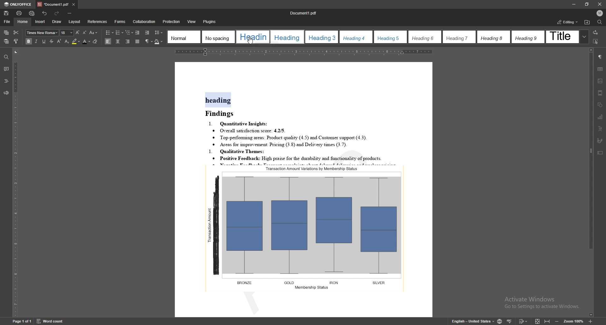 This screenshot has height=325, width=606. Describe the element at coordinates (308, 159) in the screenshot. I see `* Positive Feedback: High praise for the durability and functionality of products.` at that location.